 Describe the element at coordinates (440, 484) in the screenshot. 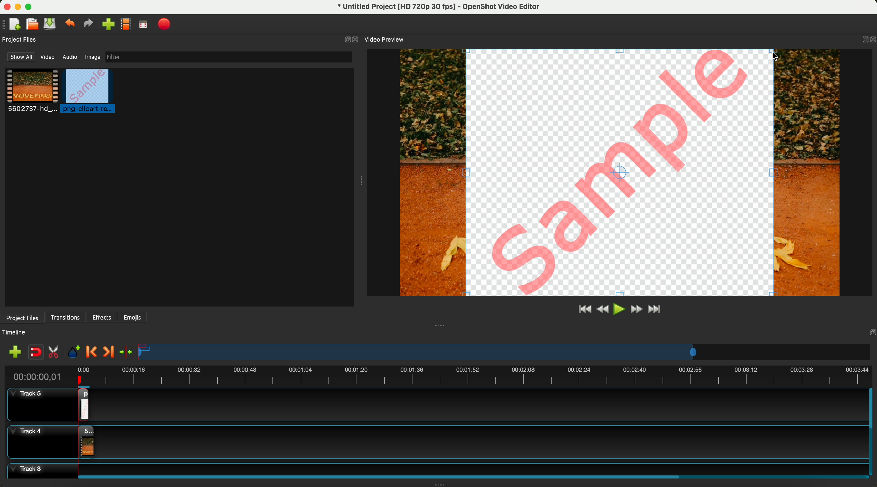

I see `Window Expanding` at that location.